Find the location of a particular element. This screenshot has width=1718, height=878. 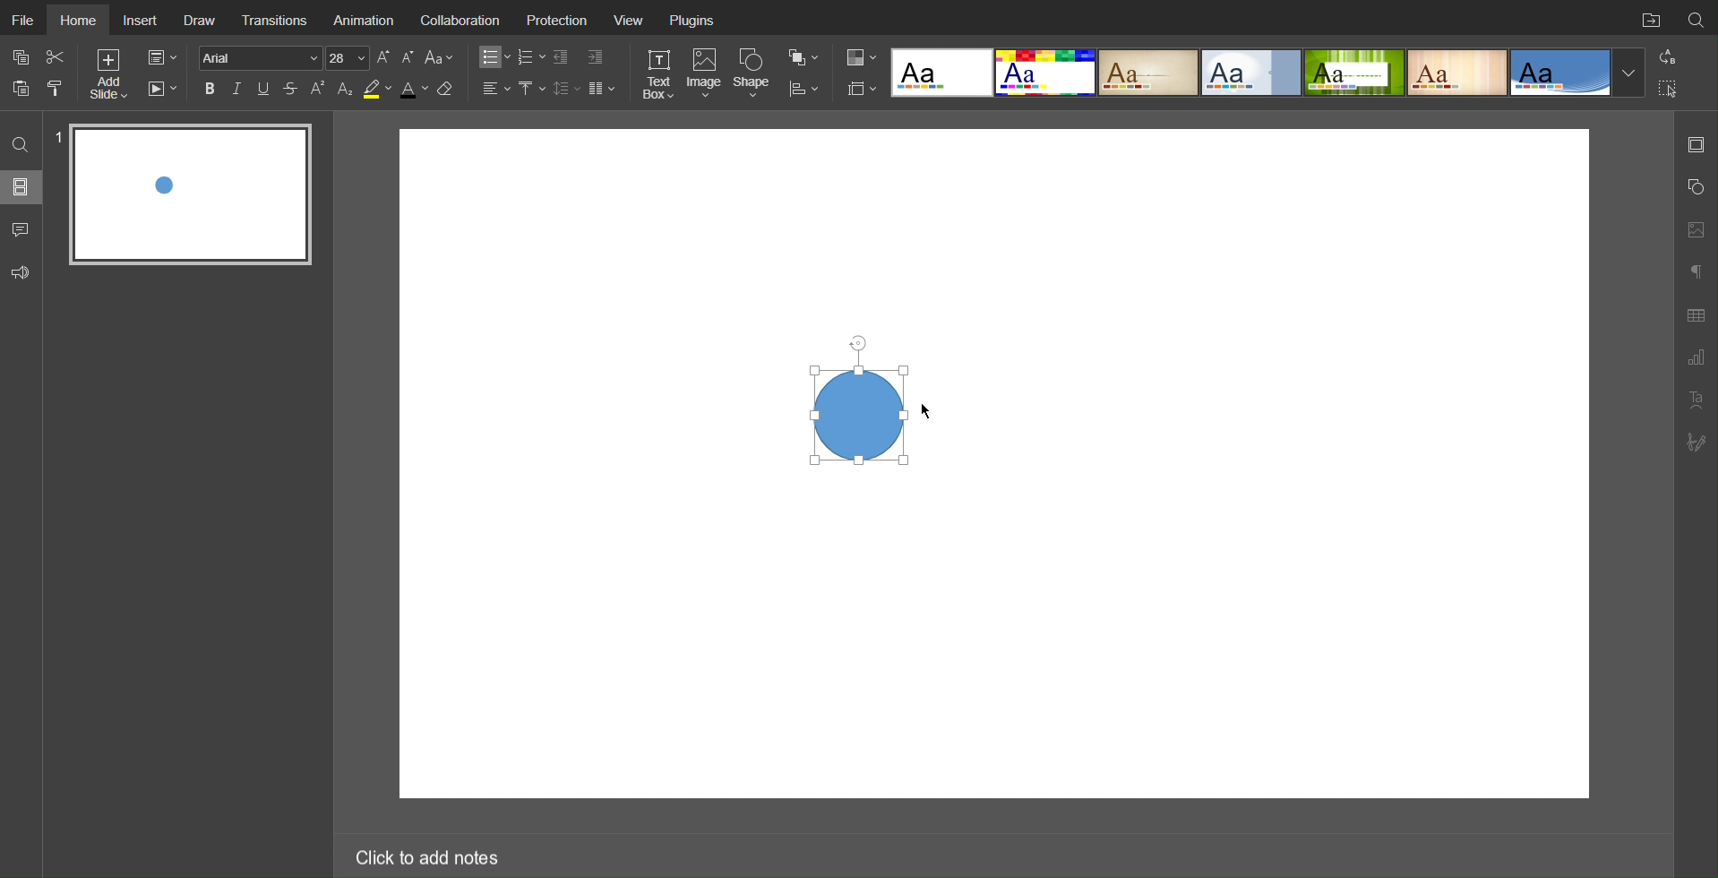

Subscript is located at coordinates (346, 89).